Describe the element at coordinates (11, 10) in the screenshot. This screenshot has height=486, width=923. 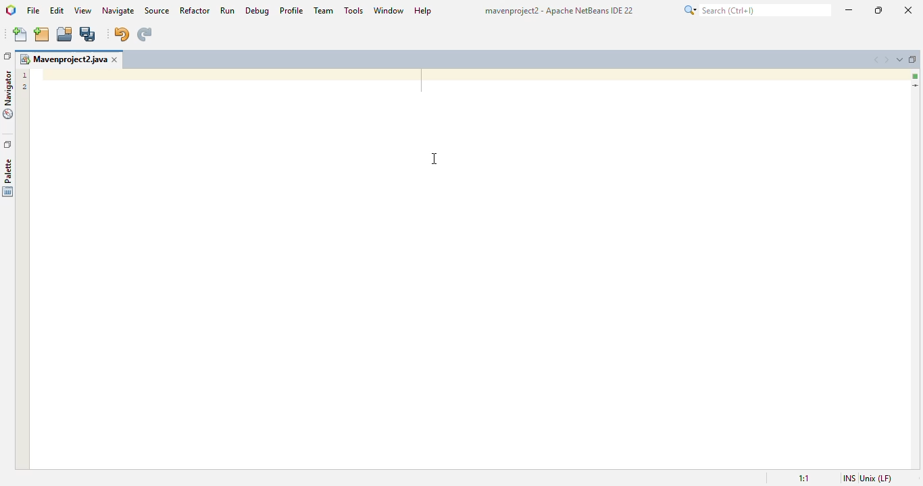
I see `logo` at that location.